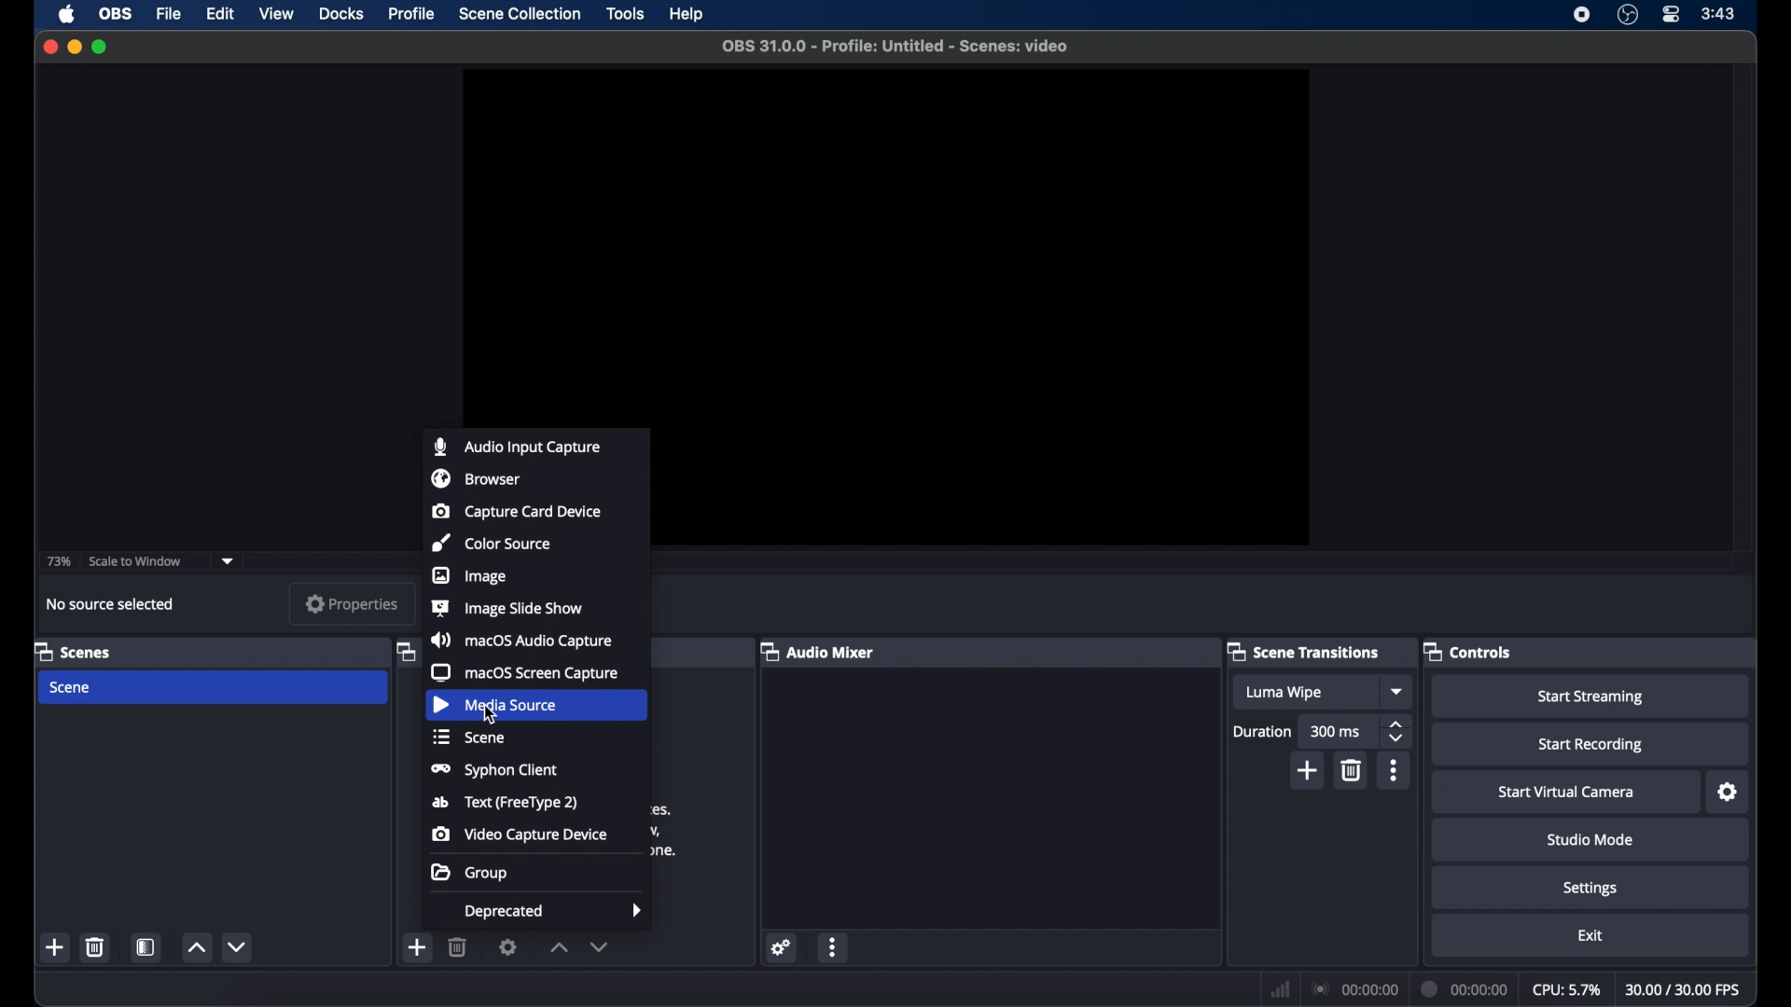 The image size is (1791, 1007). I want to click on properties, so click(353, 603).